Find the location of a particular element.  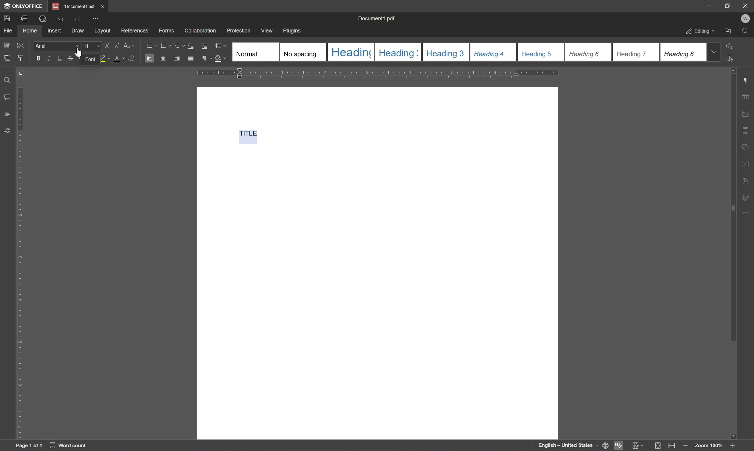

Zoom in is located at coordinates (734, 446).